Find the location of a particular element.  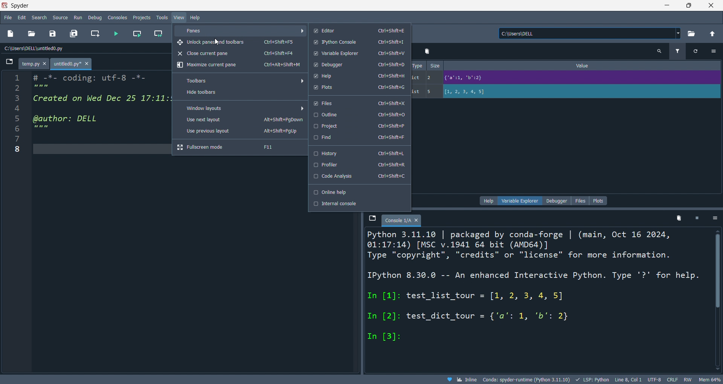

run file is located at coordinates (116, 34).